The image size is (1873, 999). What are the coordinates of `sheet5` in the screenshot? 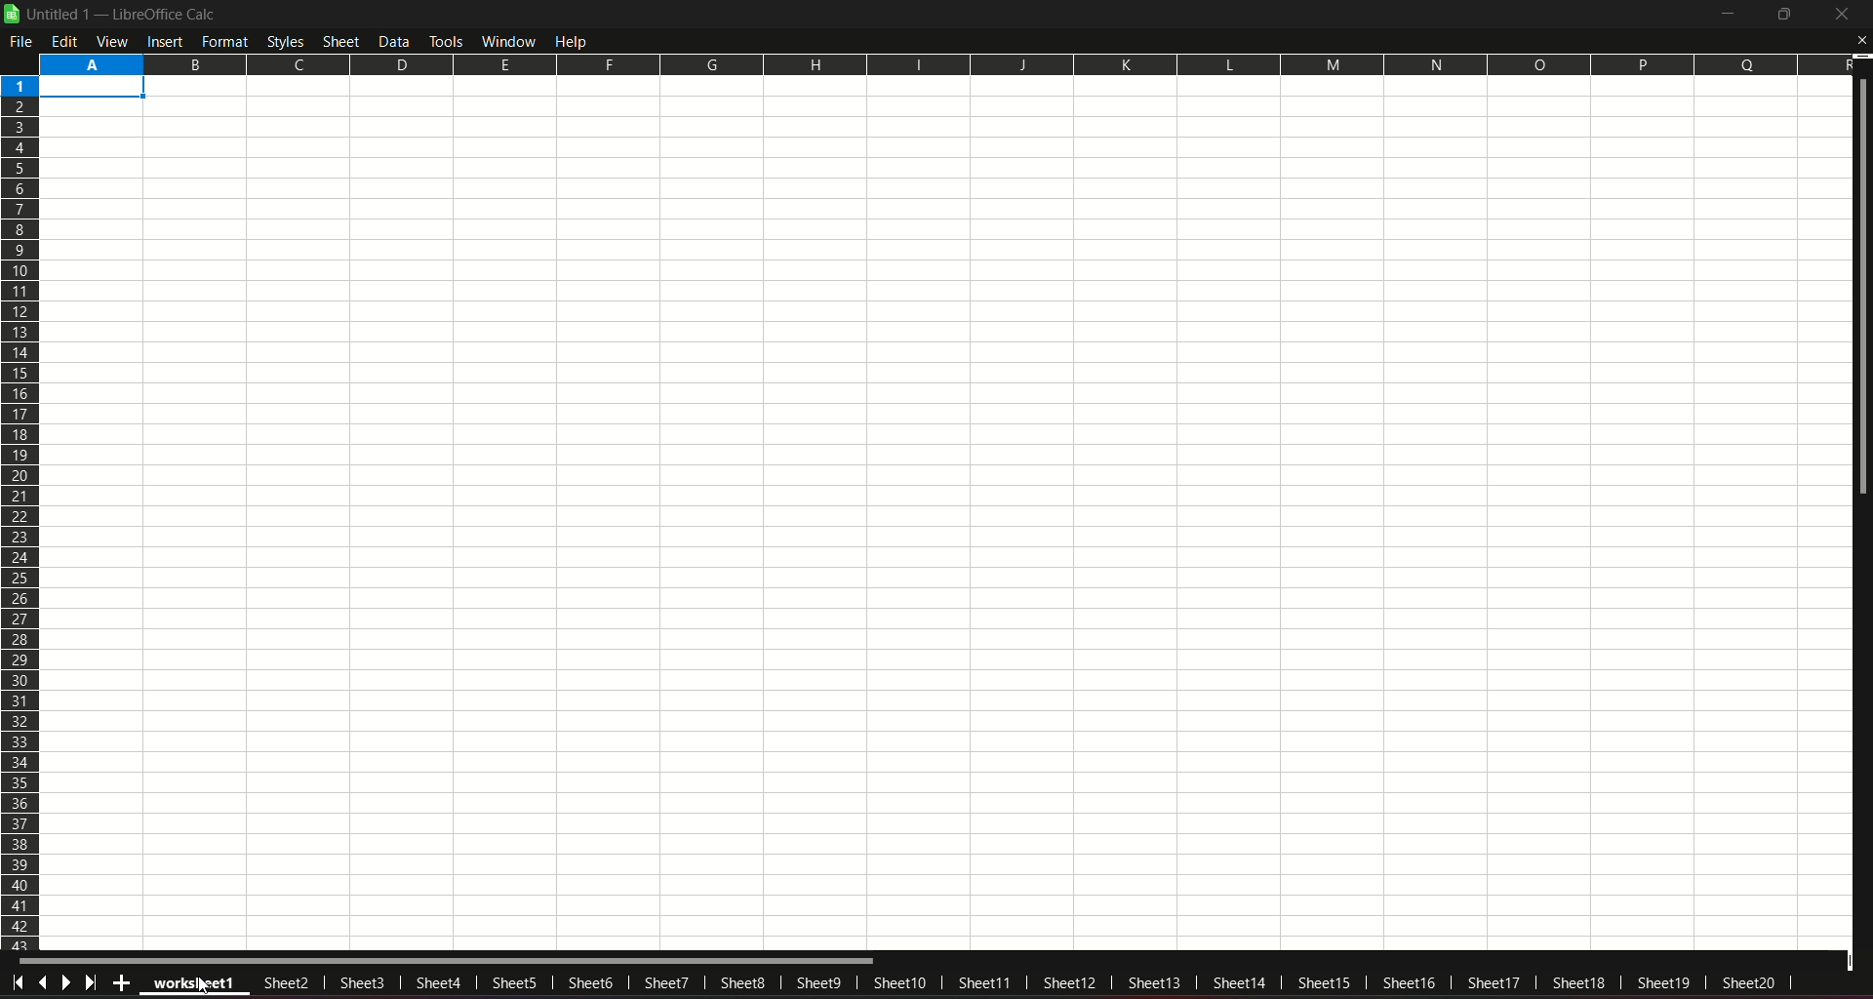 It's located at (509, 985).